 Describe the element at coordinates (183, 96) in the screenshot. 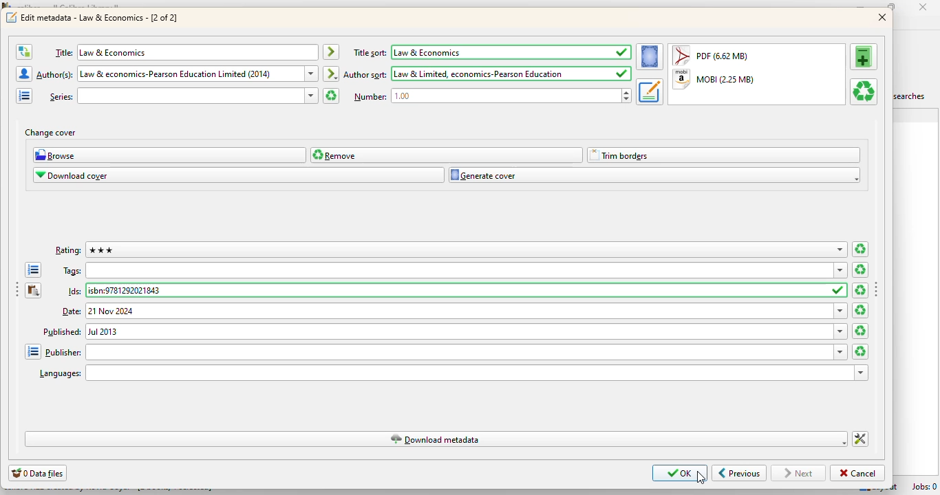

I see `series: ` at that location.